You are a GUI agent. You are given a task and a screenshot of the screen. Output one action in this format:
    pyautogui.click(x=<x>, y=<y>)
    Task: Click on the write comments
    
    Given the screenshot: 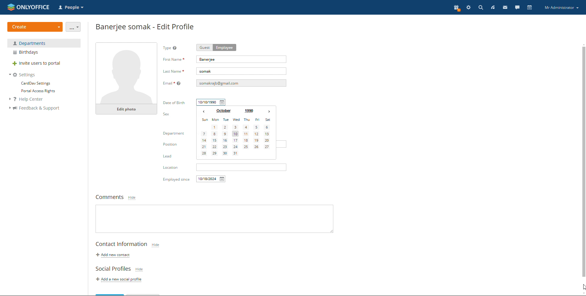 What is the action you would take?
    pyautogui.click(x=214, y=219)
    